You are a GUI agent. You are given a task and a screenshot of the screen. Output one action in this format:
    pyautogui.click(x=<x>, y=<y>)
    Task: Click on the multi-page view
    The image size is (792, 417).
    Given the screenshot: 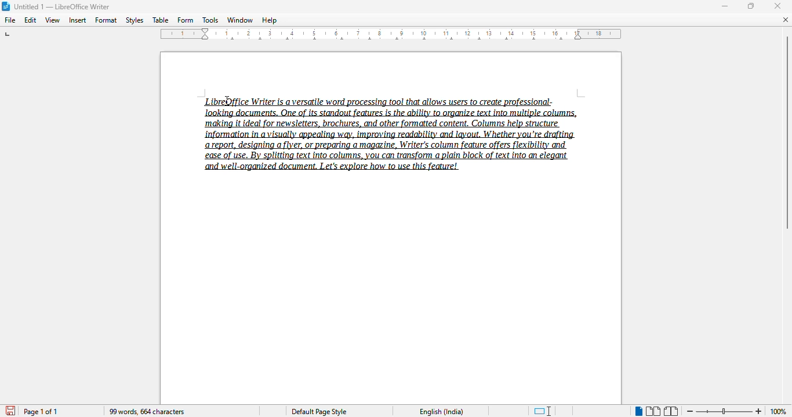 What is the action you would take?
    pyautogui.click(x=652, y=411)
    